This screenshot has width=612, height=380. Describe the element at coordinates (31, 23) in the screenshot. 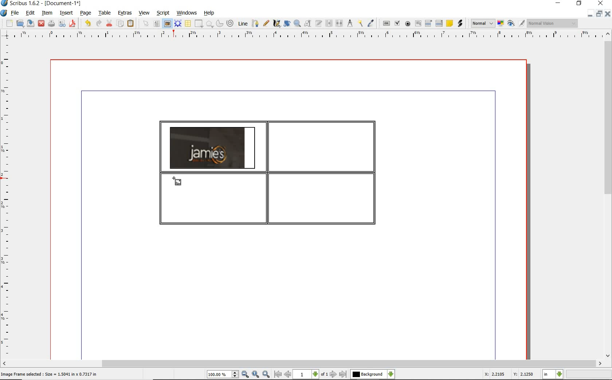

I see `save` at that location.